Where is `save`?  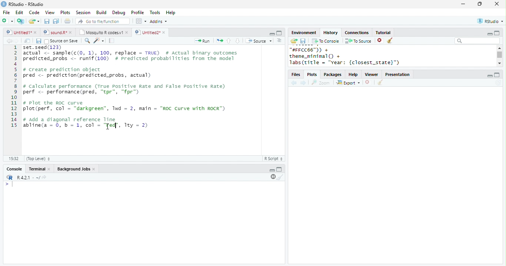 save is located at coordinates (39, 41).